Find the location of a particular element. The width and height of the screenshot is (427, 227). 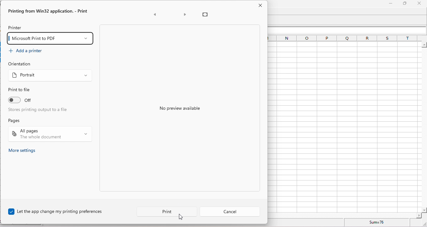

expand is located at coordinates (422, 224).